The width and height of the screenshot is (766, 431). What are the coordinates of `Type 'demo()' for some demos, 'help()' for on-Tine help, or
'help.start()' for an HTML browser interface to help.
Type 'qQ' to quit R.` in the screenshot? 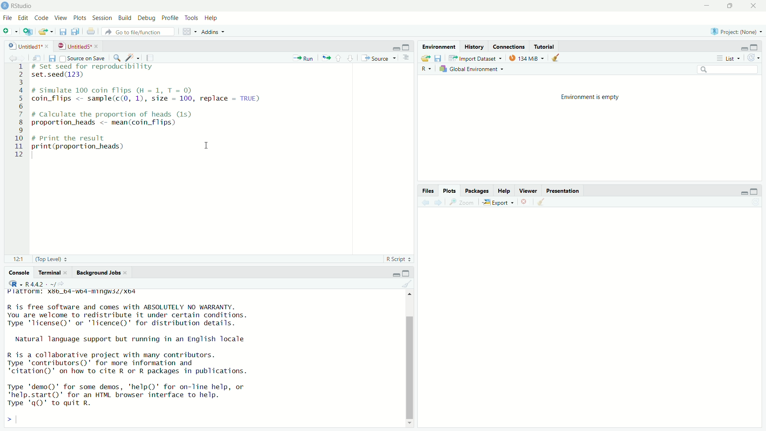 It's located at (141, 395).